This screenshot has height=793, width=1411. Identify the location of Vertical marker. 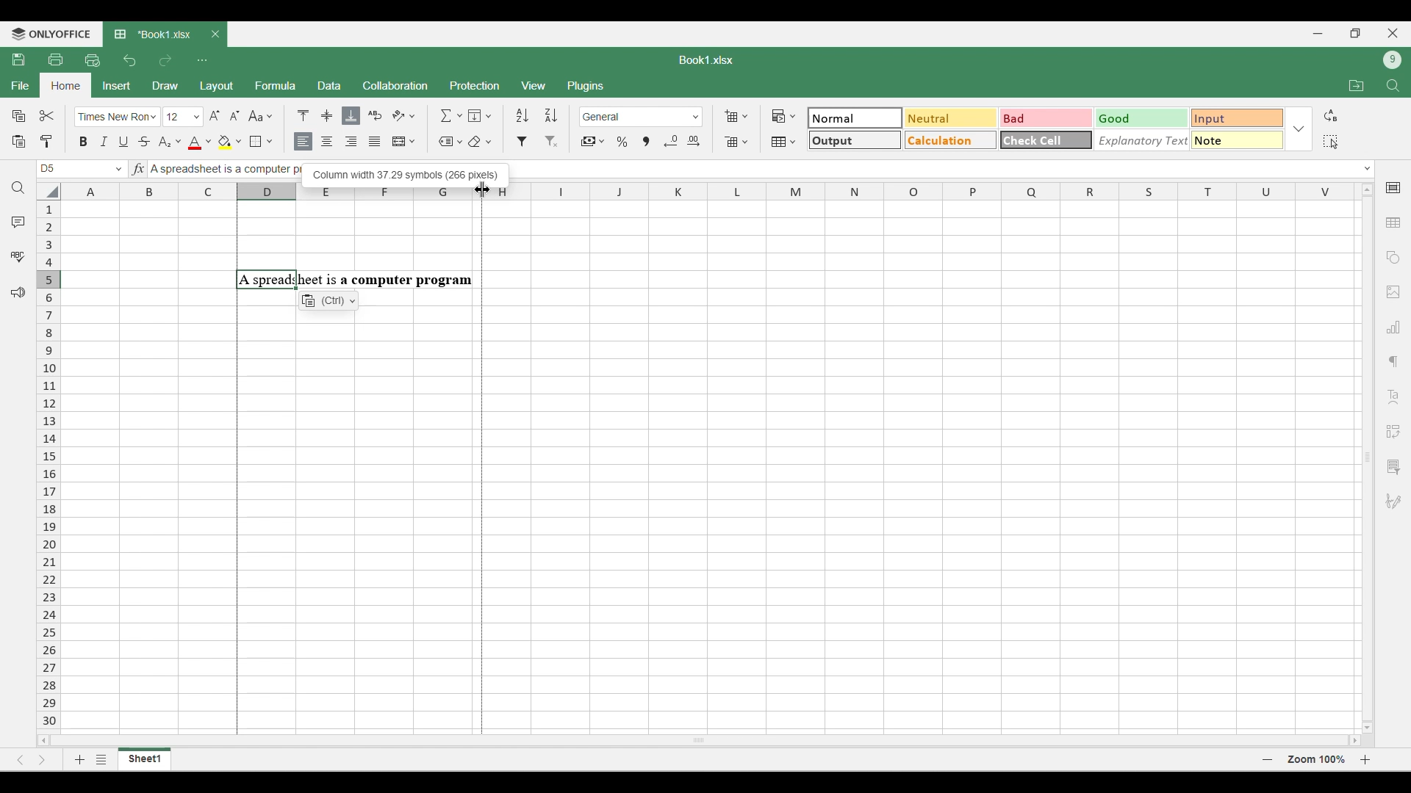
(49, 466).